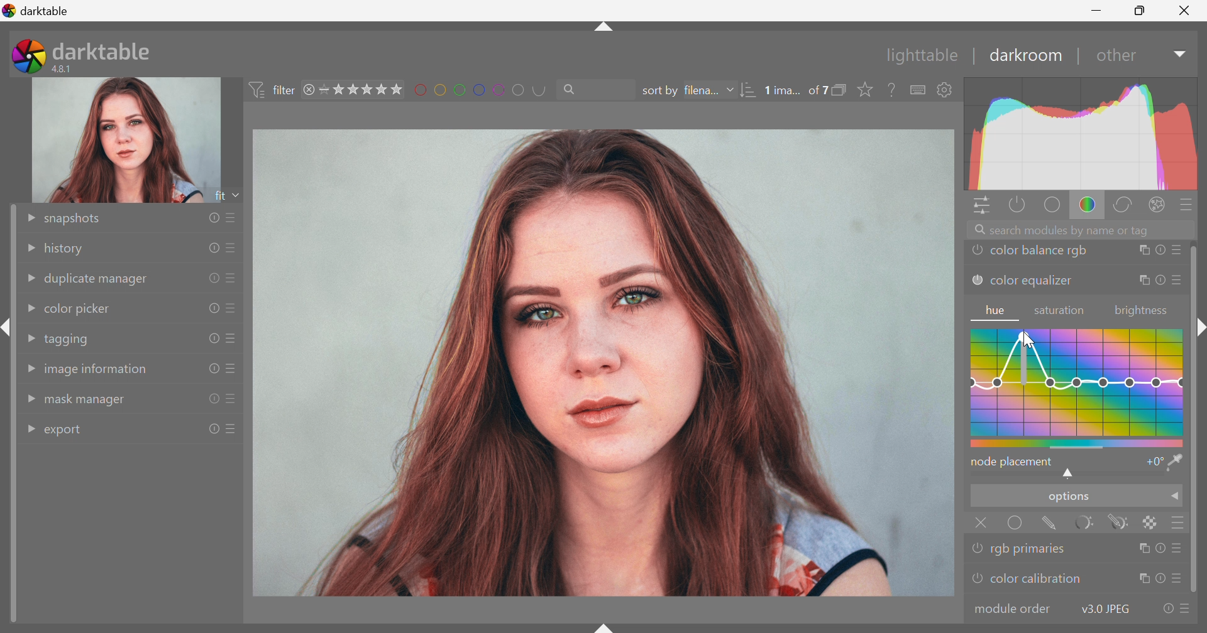  What do you see at coordinates (1083, 229) in the screenshot?
I see `Search modules by name or tags` at bounding box center [1083, 229].